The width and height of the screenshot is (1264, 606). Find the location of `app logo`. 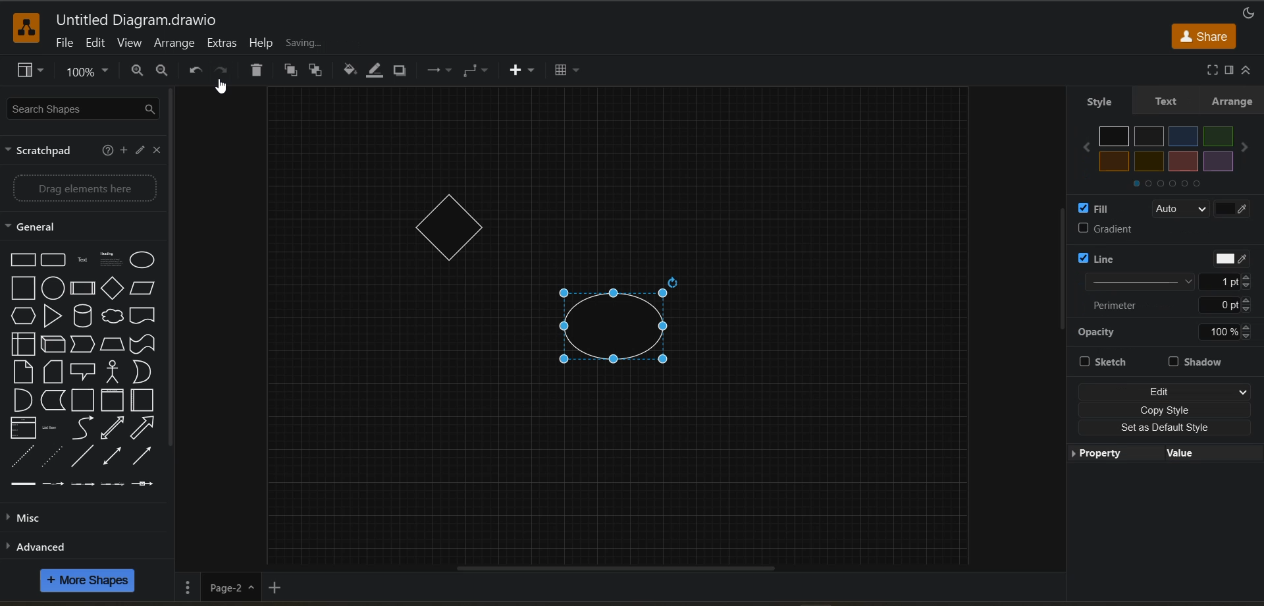

app logo is located at coordinates (23, 27).